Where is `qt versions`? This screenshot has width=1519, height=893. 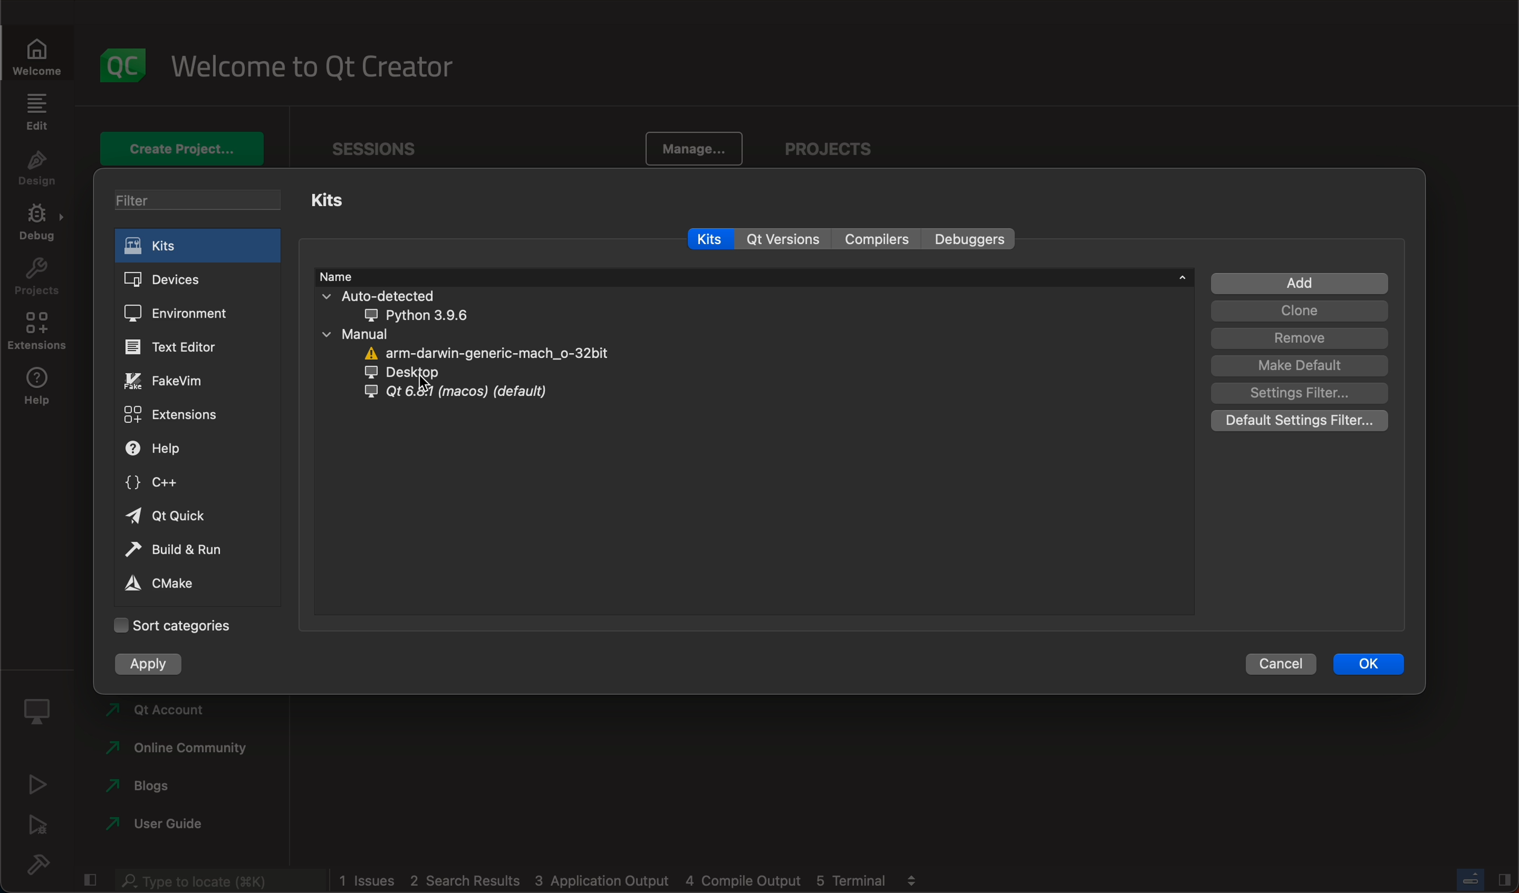
qt versions is located at coordinates (787, 239).